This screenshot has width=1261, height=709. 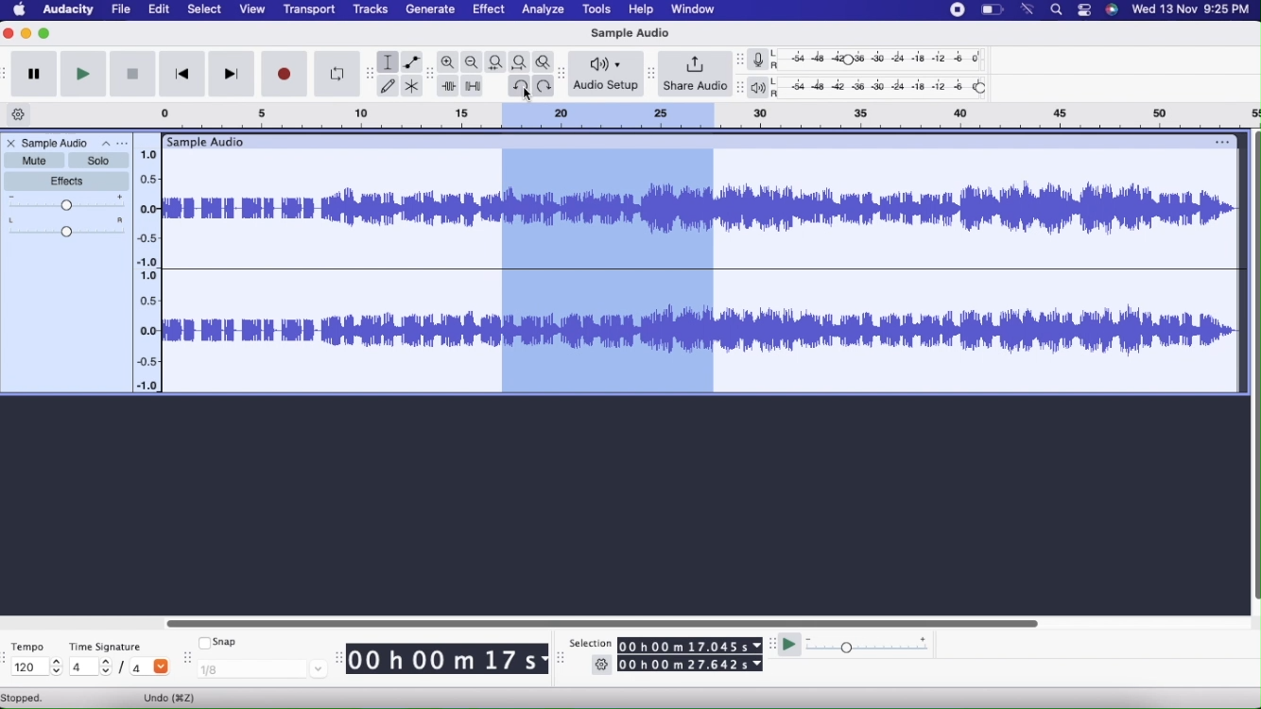 What do you see at coordinates (738, 87) in the screenshot?
I see `move toolbar` at bounding box center [738, 87].